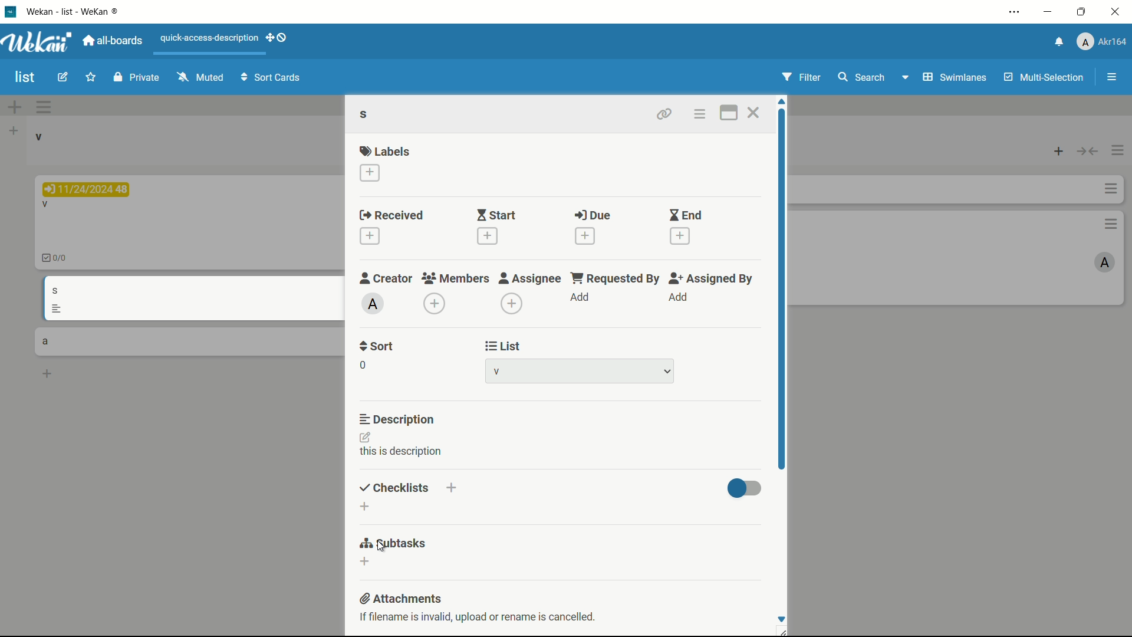  I want to click on checklists, so click(390, 487).